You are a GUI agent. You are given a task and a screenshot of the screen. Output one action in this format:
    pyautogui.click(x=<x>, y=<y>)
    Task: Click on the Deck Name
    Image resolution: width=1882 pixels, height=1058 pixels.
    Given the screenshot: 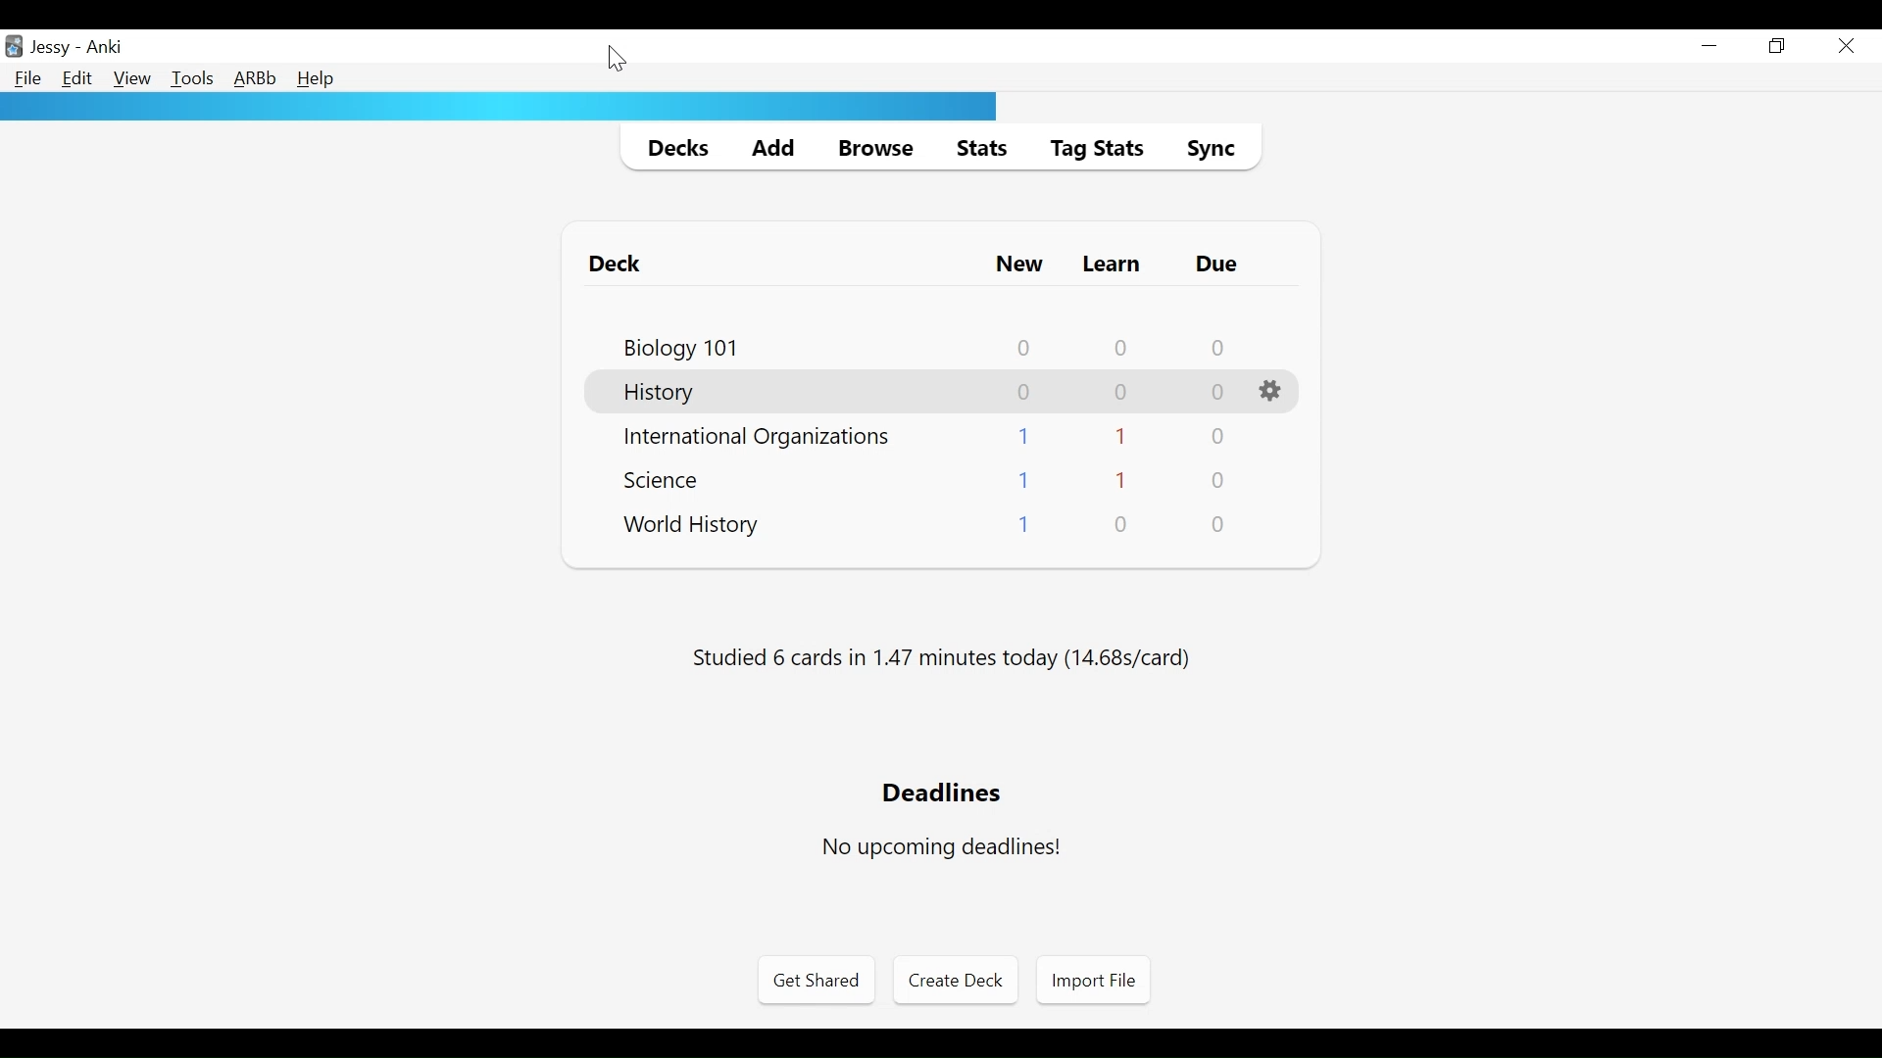 What is the action you would take?
    pyautogui.click(x=692, y=526)
    